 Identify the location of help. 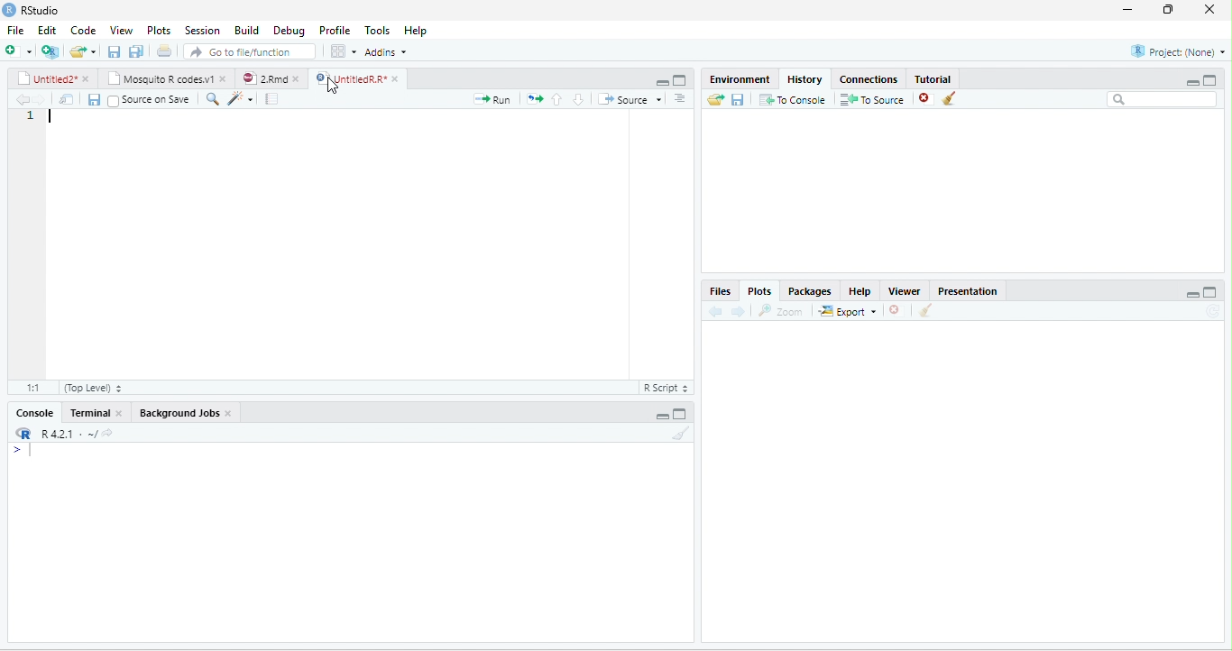
(422, 31).